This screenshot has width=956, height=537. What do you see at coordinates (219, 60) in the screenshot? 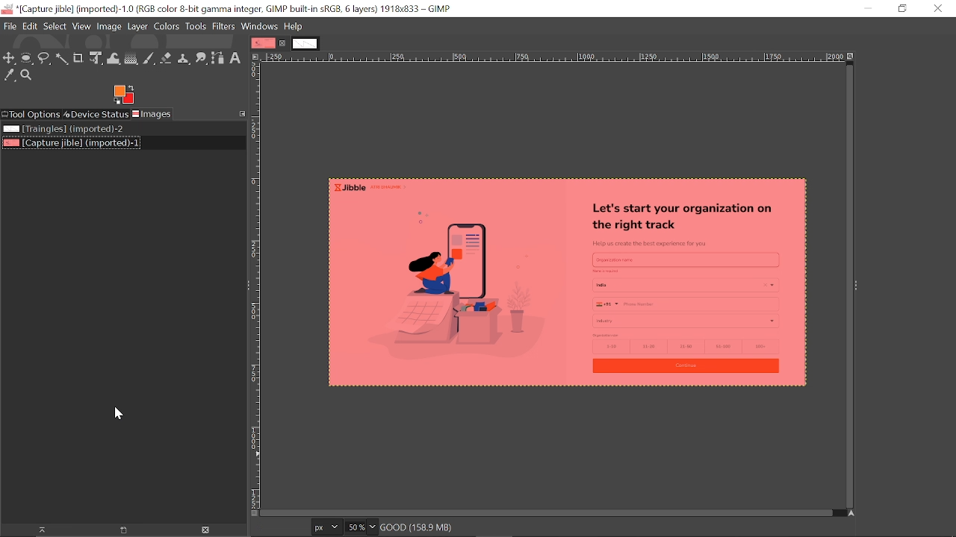
I see `Path tool` at bounding box center [219, 60].